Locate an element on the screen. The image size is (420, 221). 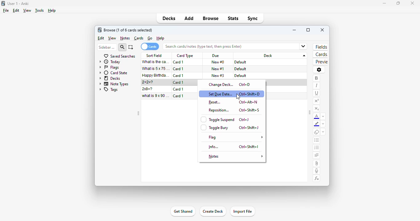
text color is located at coordinates (317, 117).